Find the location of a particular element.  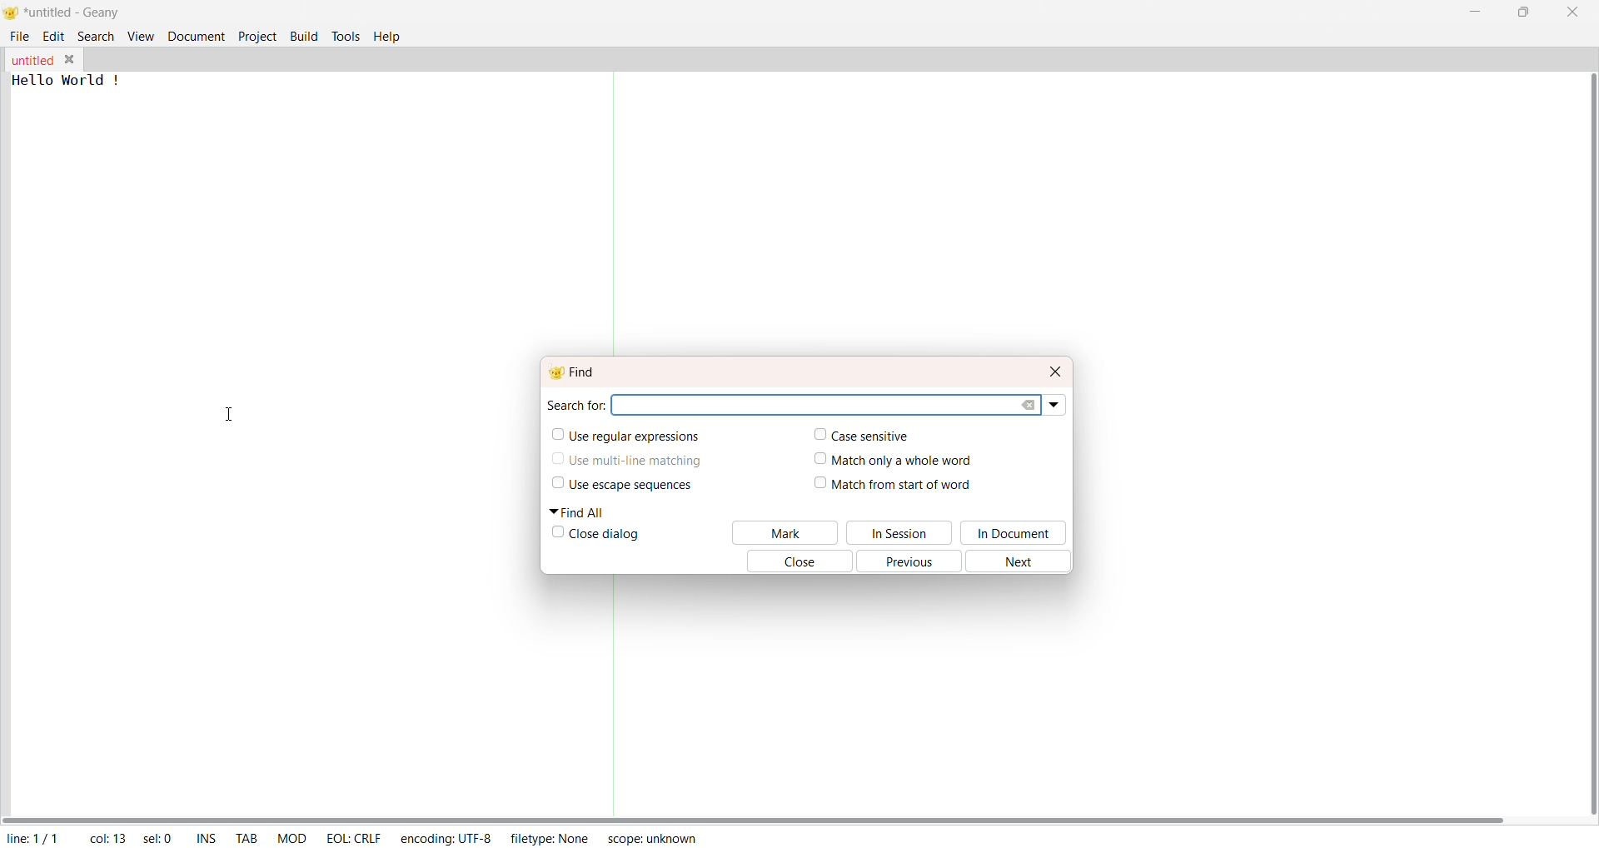

Filtertype is located at coordinates (555, 840).